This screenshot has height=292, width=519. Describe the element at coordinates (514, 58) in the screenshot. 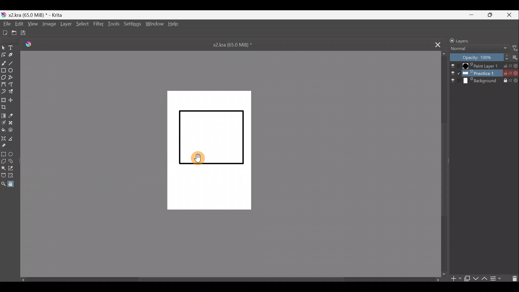

I see `More` at that location.